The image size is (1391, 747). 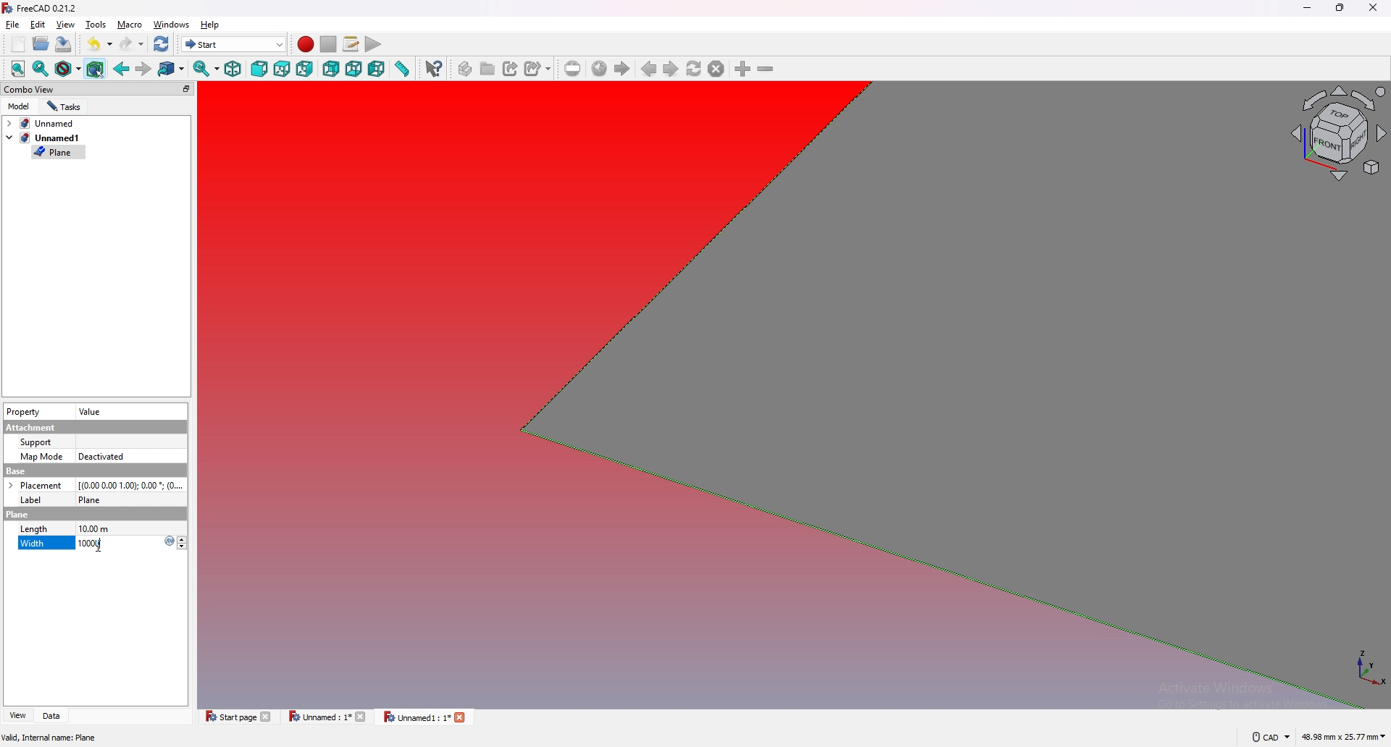 I want to click on Label, so click(x=36, y=499).